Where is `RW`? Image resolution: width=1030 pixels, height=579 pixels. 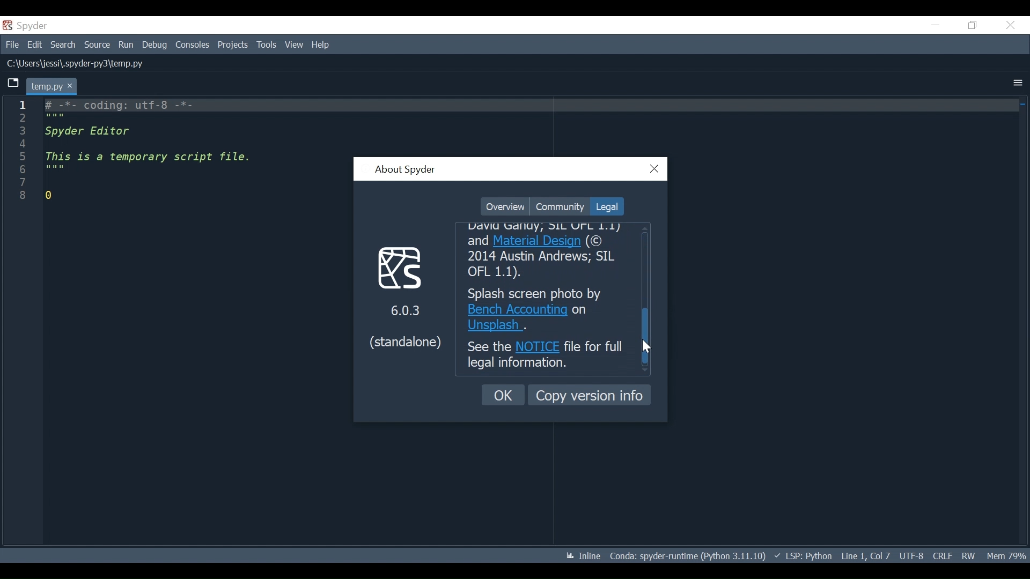
RW is located at coordinates (968, 555).